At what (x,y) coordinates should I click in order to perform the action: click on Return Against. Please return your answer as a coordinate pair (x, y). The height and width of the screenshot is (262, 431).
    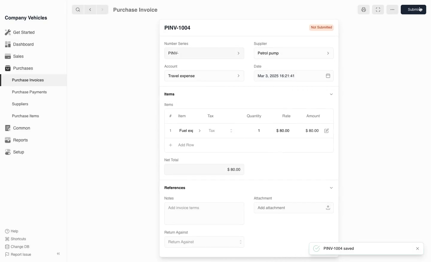
    Looking at the image, I should click on (203, 242).